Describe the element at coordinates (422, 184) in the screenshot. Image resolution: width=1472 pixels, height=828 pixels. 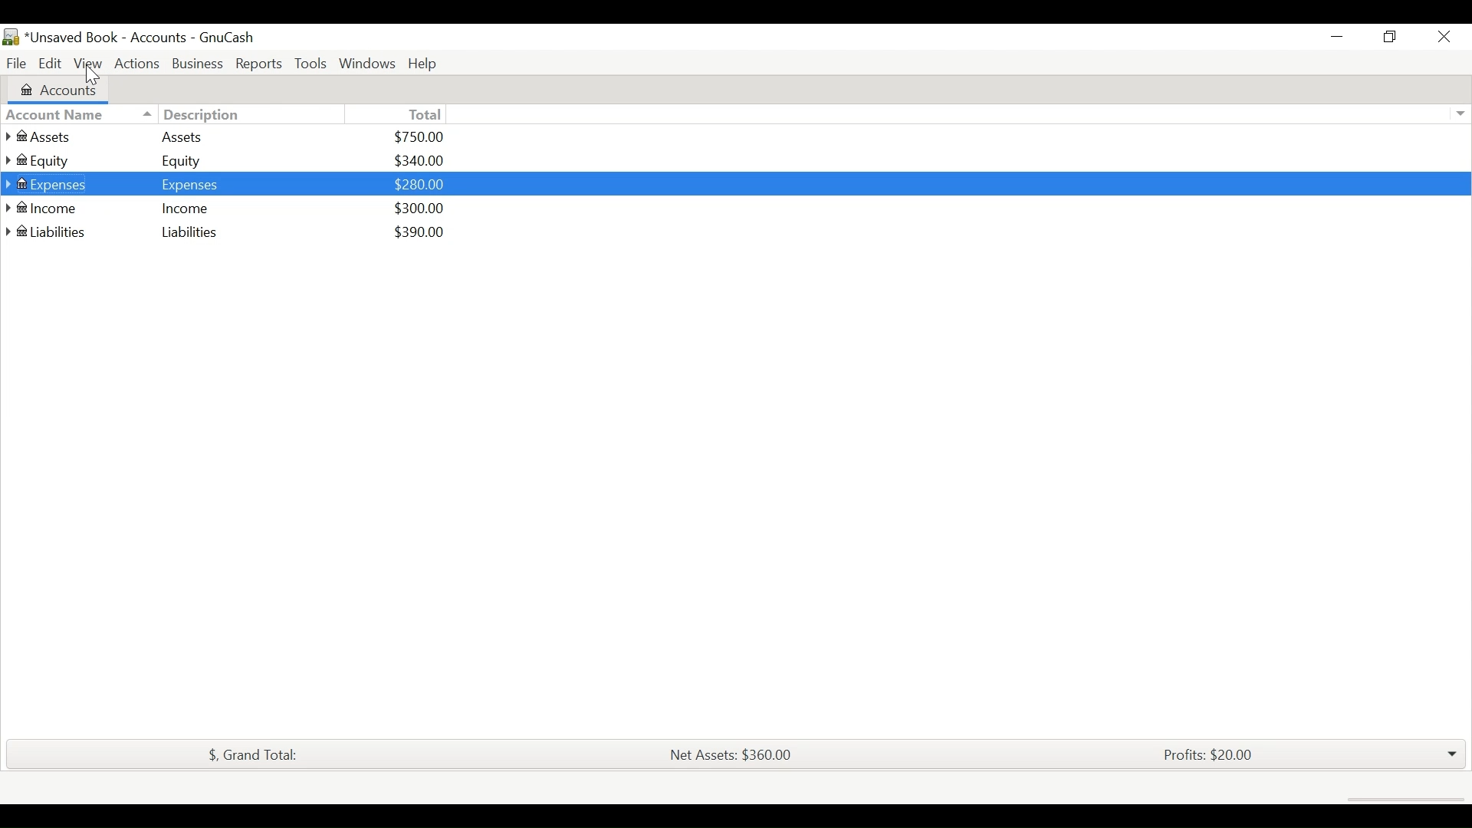
I see `$280.00` at that location.